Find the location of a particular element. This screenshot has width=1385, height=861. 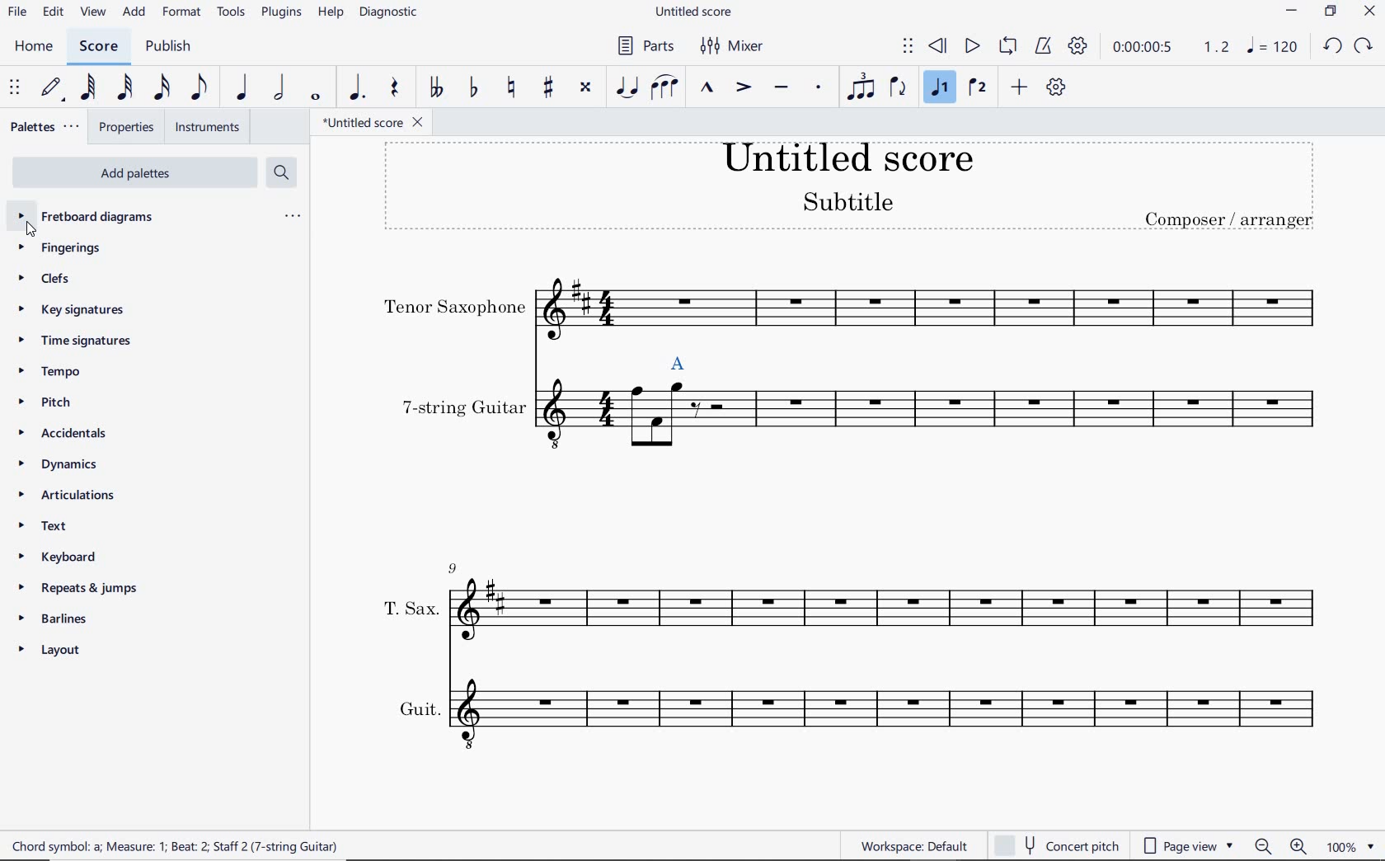

EIGHTH NOTE is located at coordinates (200, 88).